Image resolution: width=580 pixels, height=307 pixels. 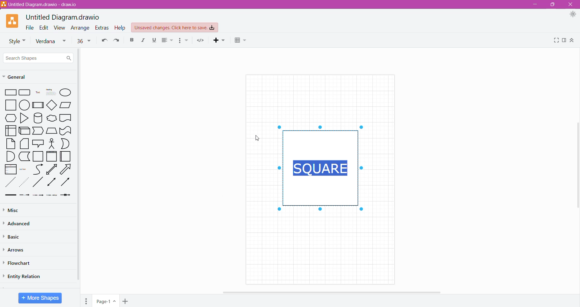 What do you see at coordinates (105, 302) in the screenshot?
I see `Page Name` at bounding box center [105, 302].